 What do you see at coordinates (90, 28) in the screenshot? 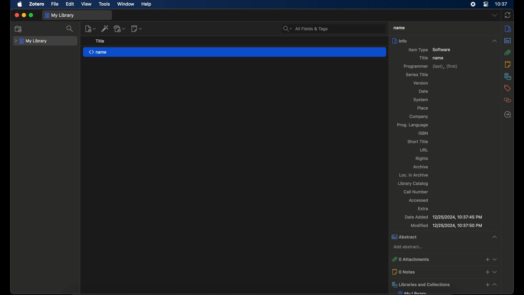
I see `new item` at bounding box center [90, 28].